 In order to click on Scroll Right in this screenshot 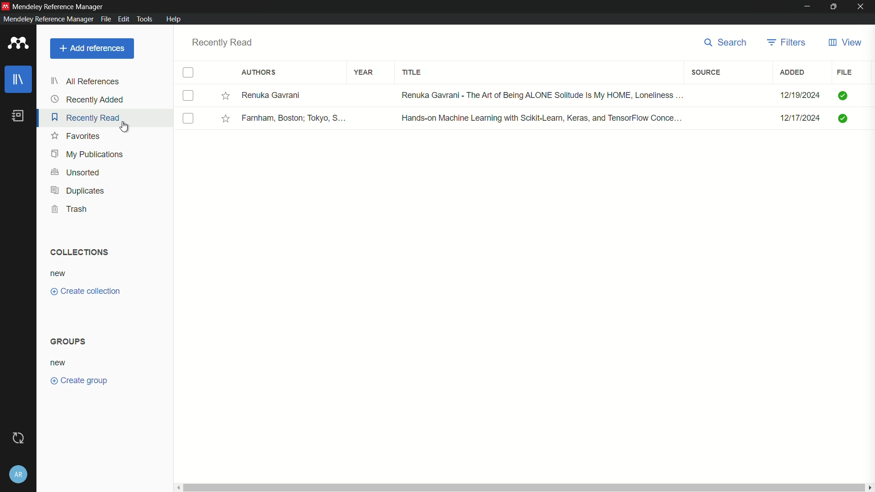, I will do `click(870, 487)`.